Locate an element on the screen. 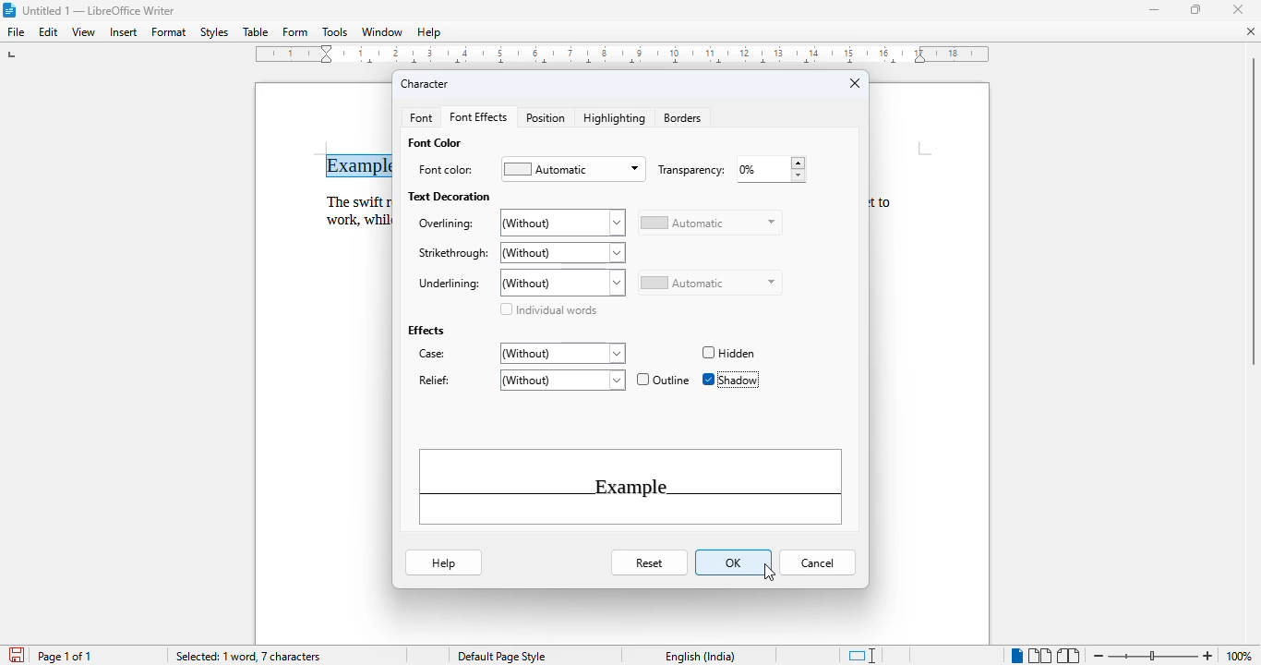 This screenshot has width=1261, height=665. The swift work, whi is located at coordinates (353, 210).